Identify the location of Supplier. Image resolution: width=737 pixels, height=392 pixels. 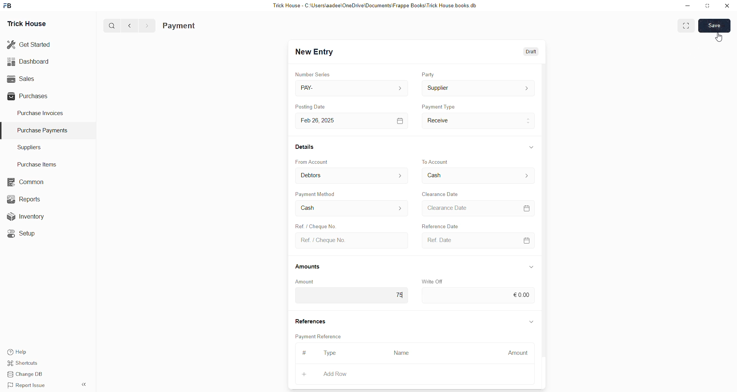
(478, 89).